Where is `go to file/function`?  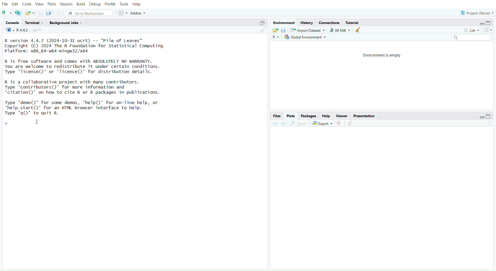
go to file/function is located at coordinates (90, 13).